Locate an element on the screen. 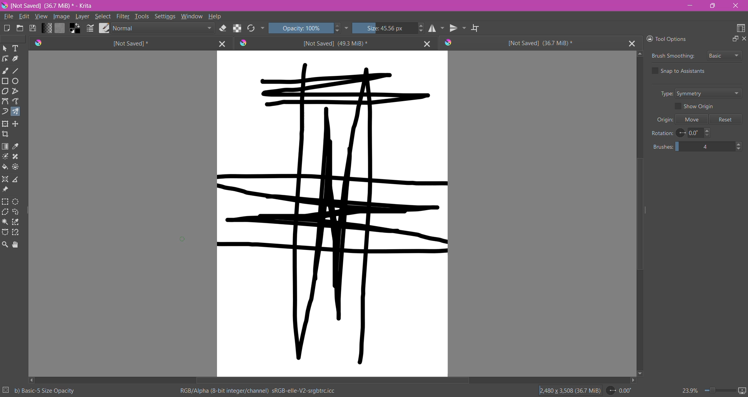  Freehand Selection Tool is located at coordinates (16, 212).